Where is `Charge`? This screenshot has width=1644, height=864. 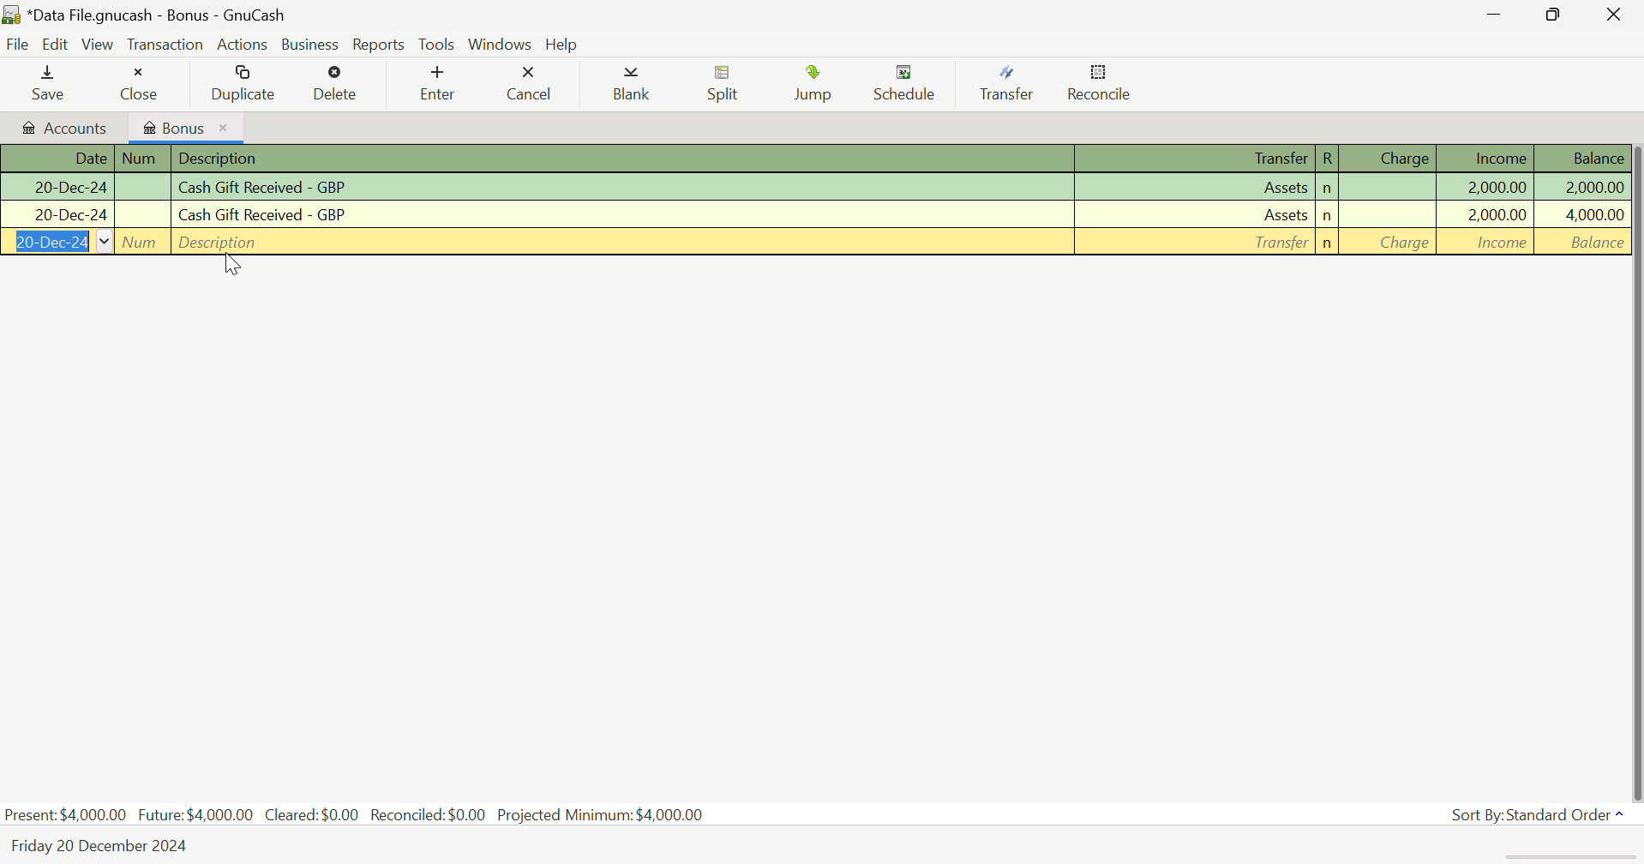 Charge is located at coordinates (1391, 189).